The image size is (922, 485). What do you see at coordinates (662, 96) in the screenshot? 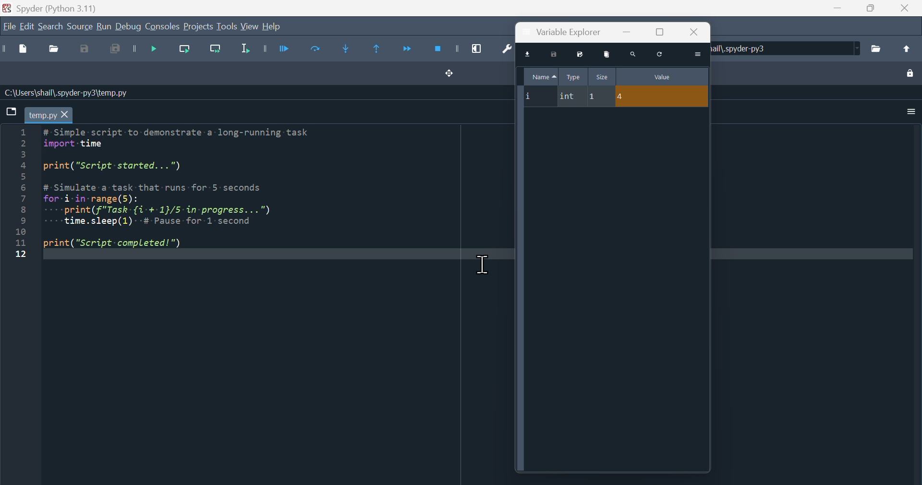
I see `4` at bounding box center [662, 96].